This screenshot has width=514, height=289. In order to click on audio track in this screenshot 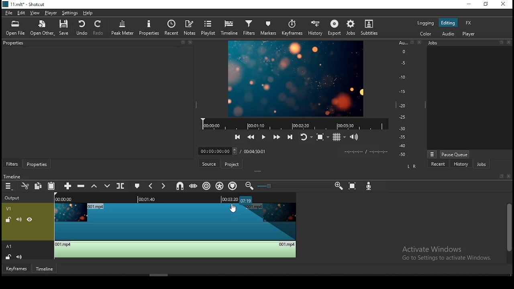, I will do `click(151, 250)`.